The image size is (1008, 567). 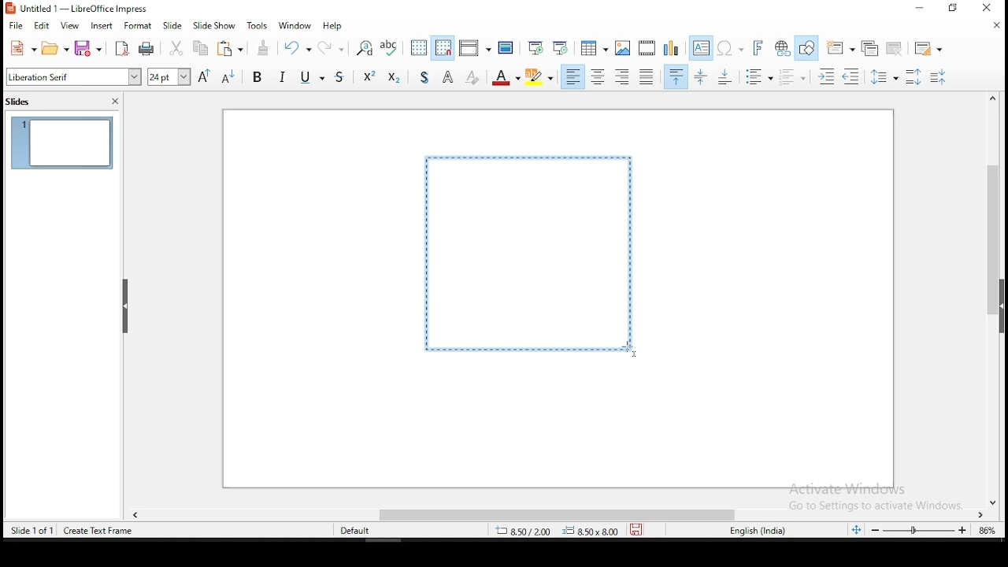 I want to click on close window, so click(x=989, y=9).